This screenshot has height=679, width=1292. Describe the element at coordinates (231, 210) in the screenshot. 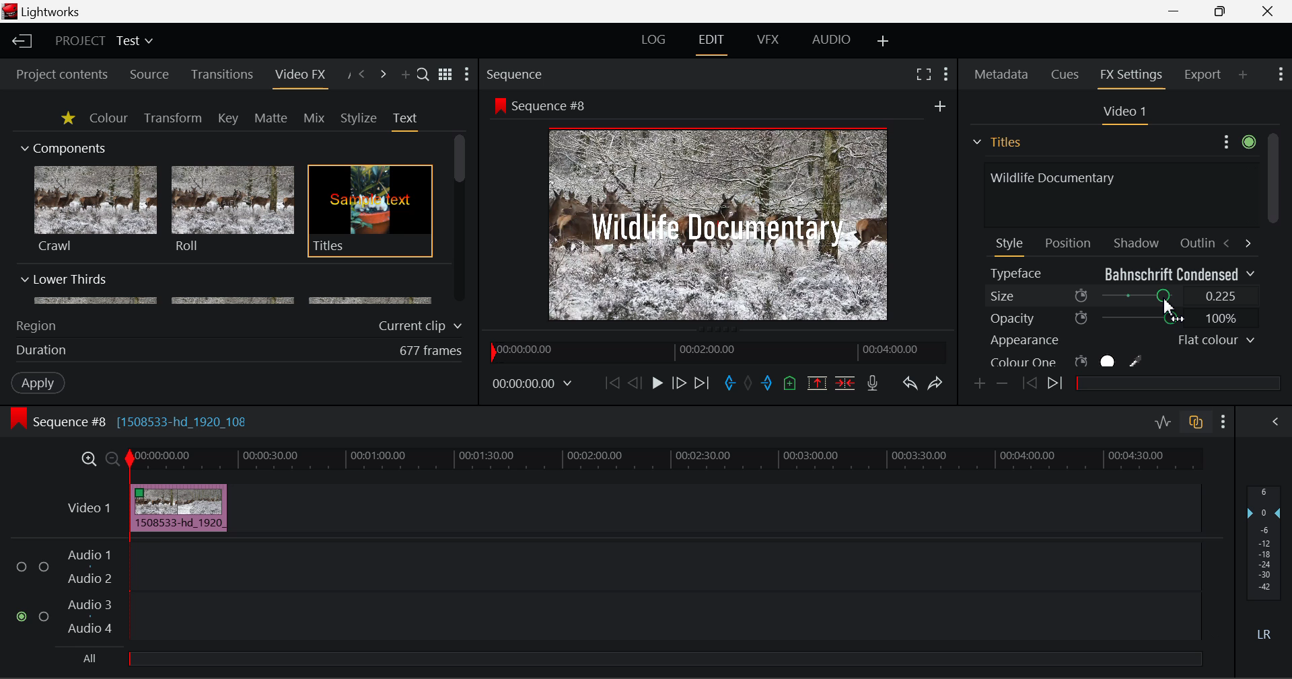

I see `Roll` at that location.